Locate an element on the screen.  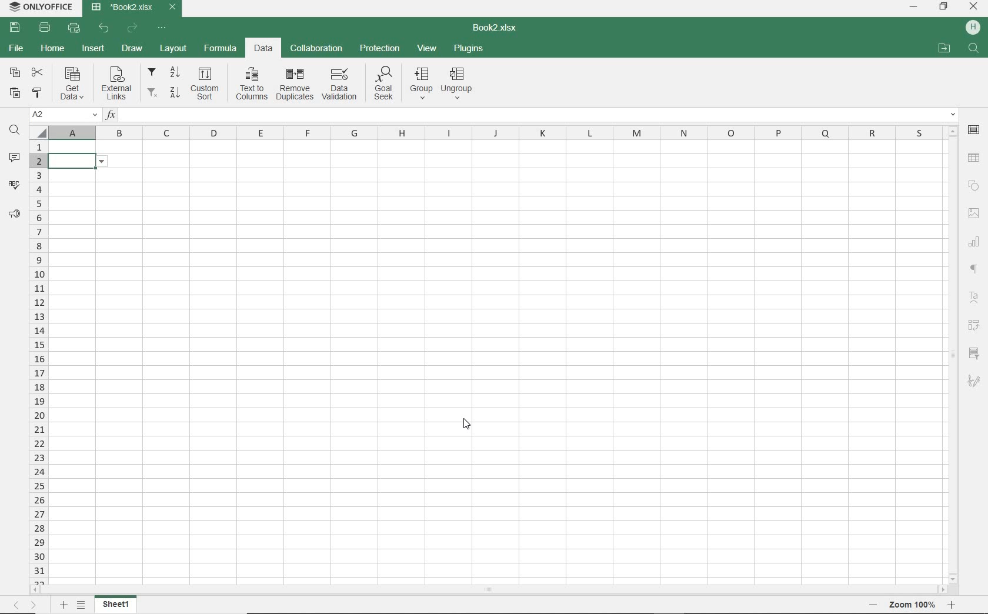
FEEDBACK & SUPPORT is located at coordinates (15, 214).